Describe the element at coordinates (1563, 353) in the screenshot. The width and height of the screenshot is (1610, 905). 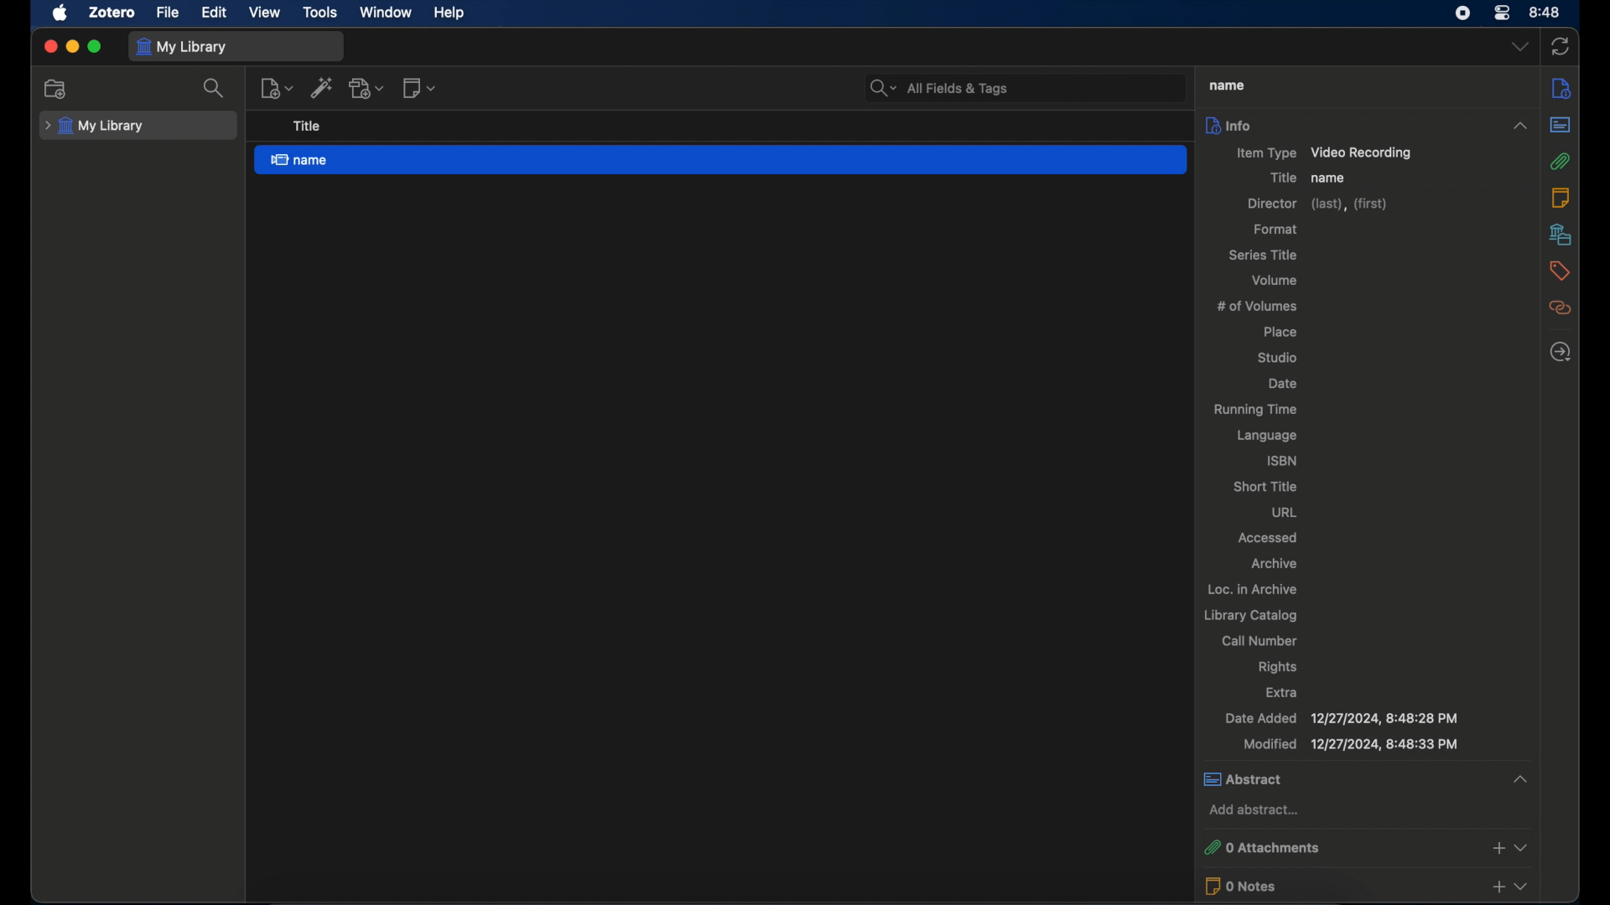
I see `locate` at that location.